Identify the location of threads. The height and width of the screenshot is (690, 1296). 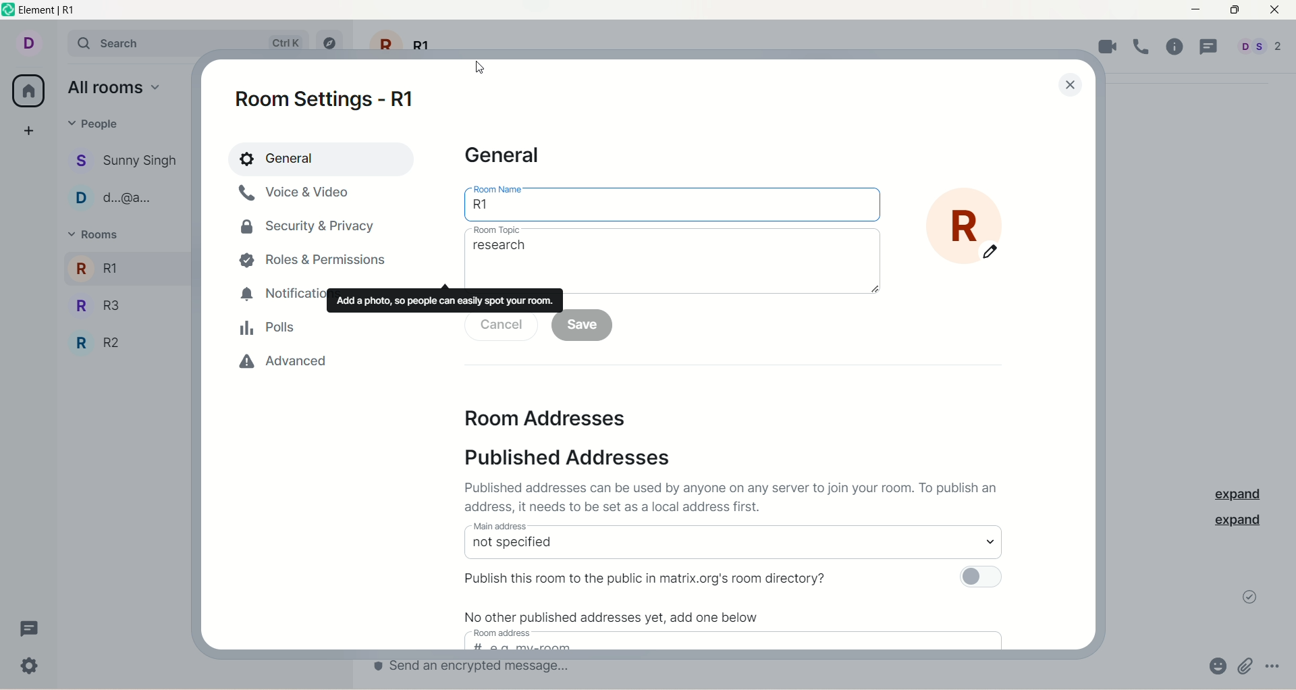
(37, 627).